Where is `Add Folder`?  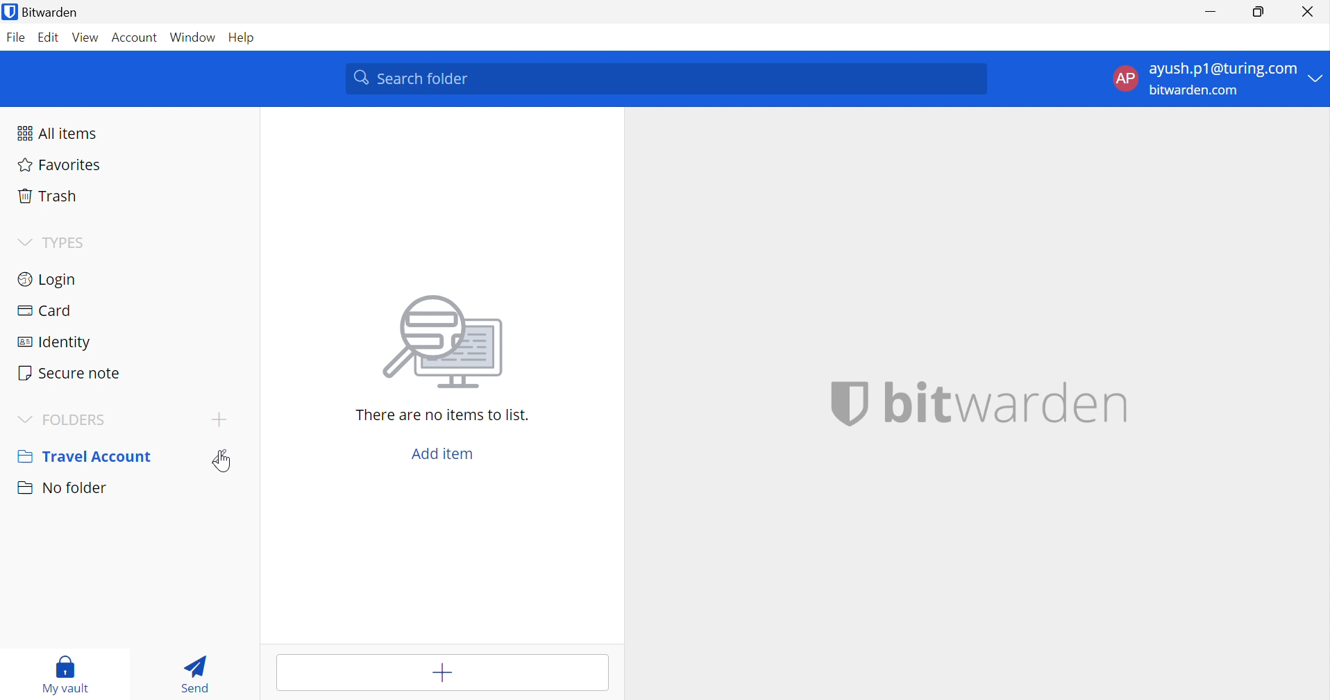
Add Folder is located at coordinates (219, 421).